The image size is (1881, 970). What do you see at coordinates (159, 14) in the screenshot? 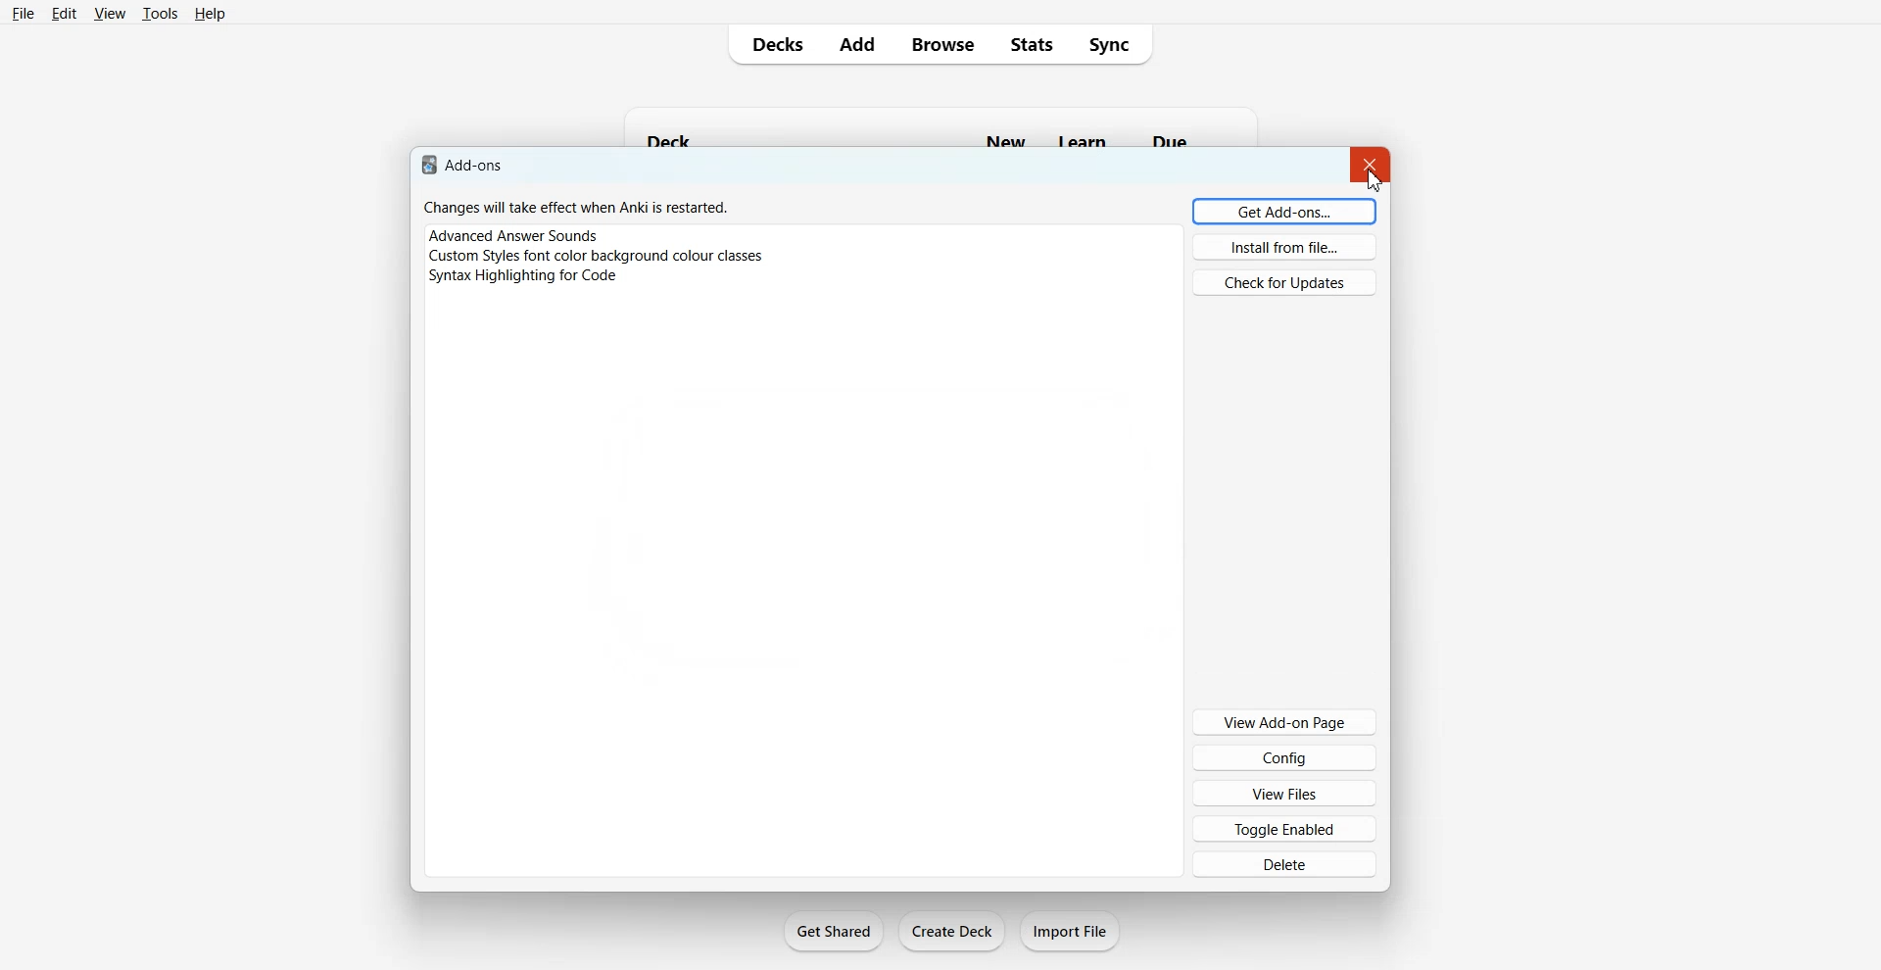
I see `Tools` at bounding box center [159, 14].